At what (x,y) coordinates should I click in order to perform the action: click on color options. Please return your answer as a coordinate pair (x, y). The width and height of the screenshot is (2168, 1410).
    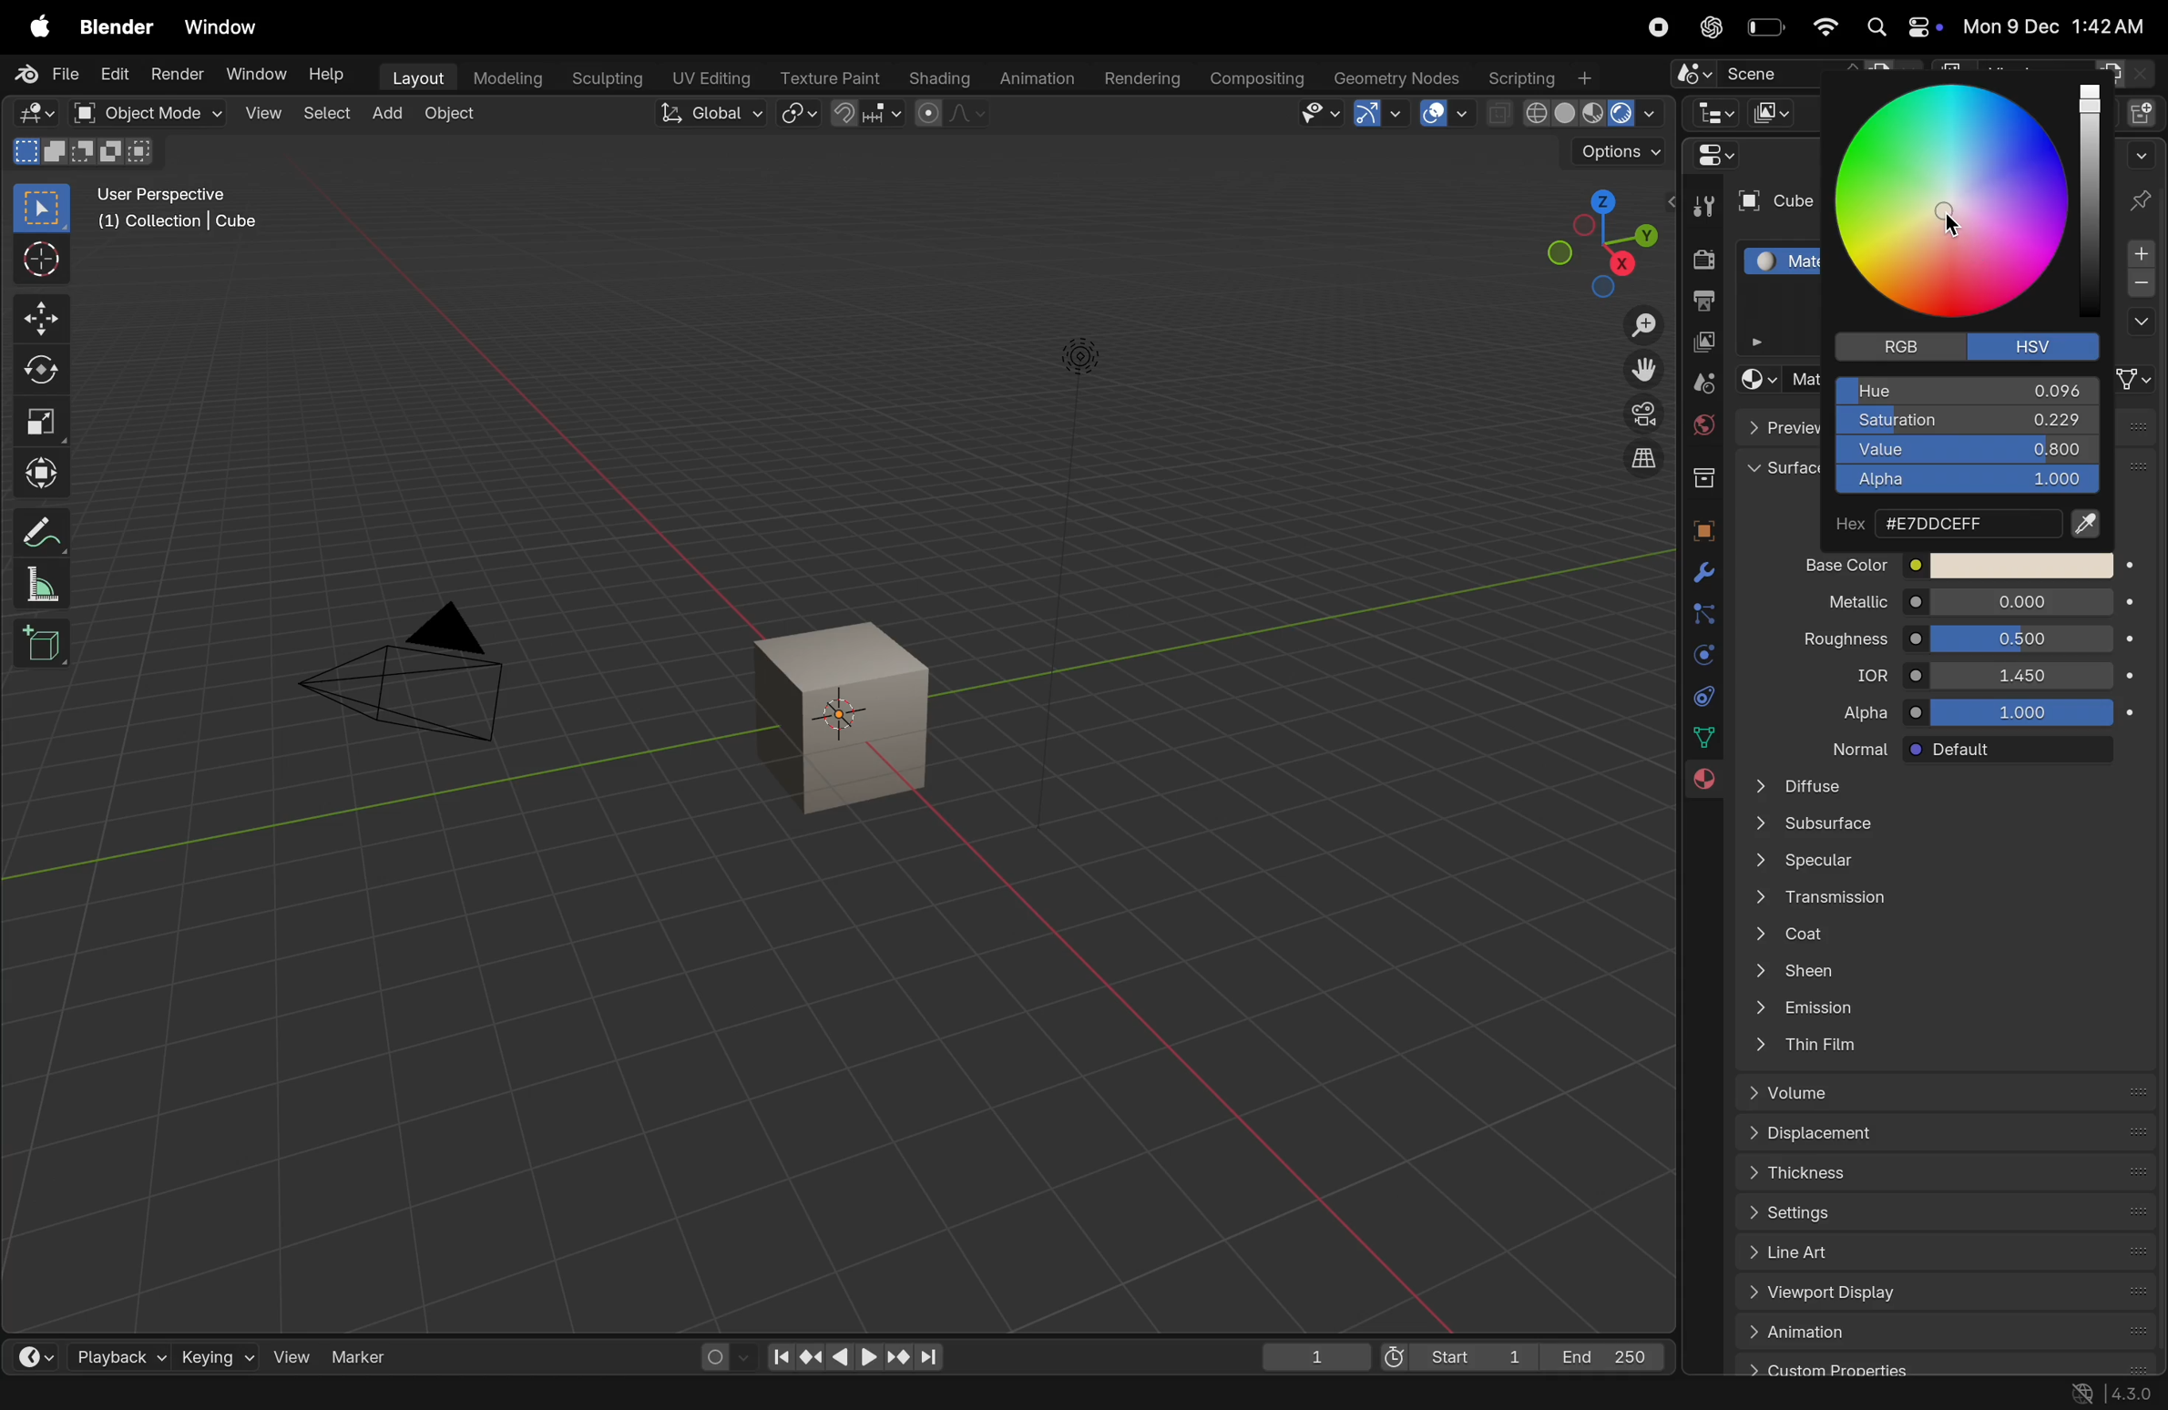
    Looking at the image, I should click on (2023, 565).